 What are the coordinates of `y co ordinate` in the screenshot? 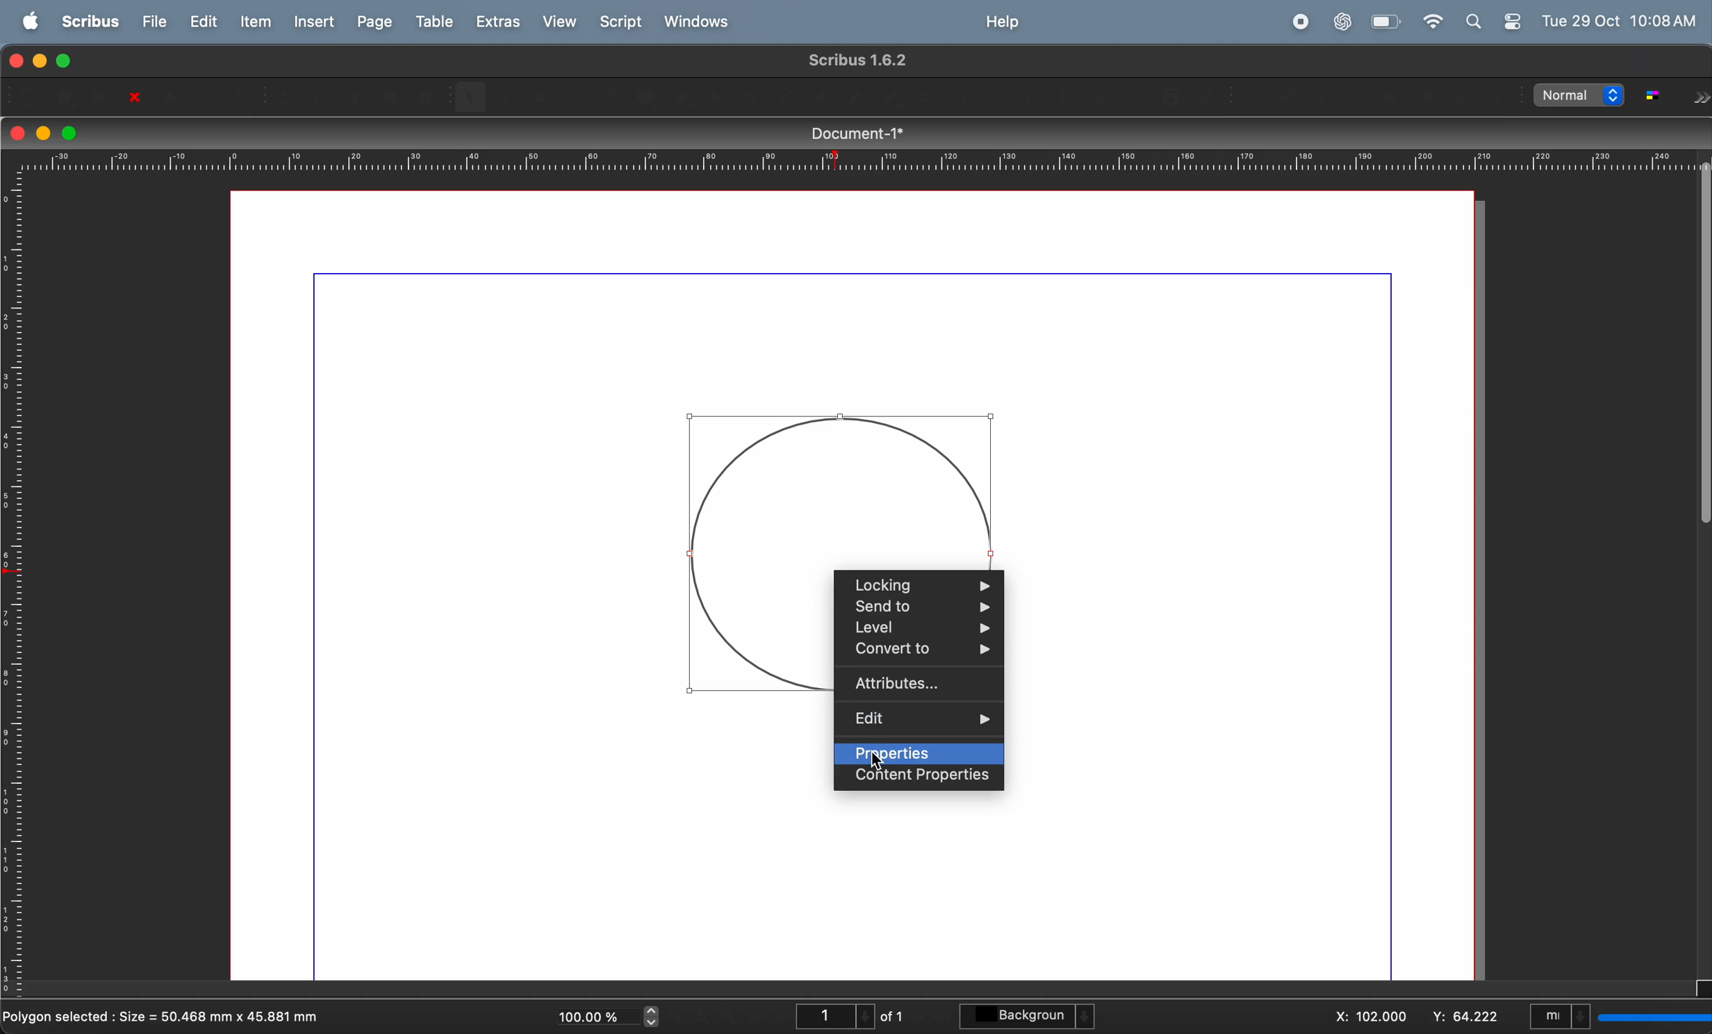 It's located at (1464, 1015).